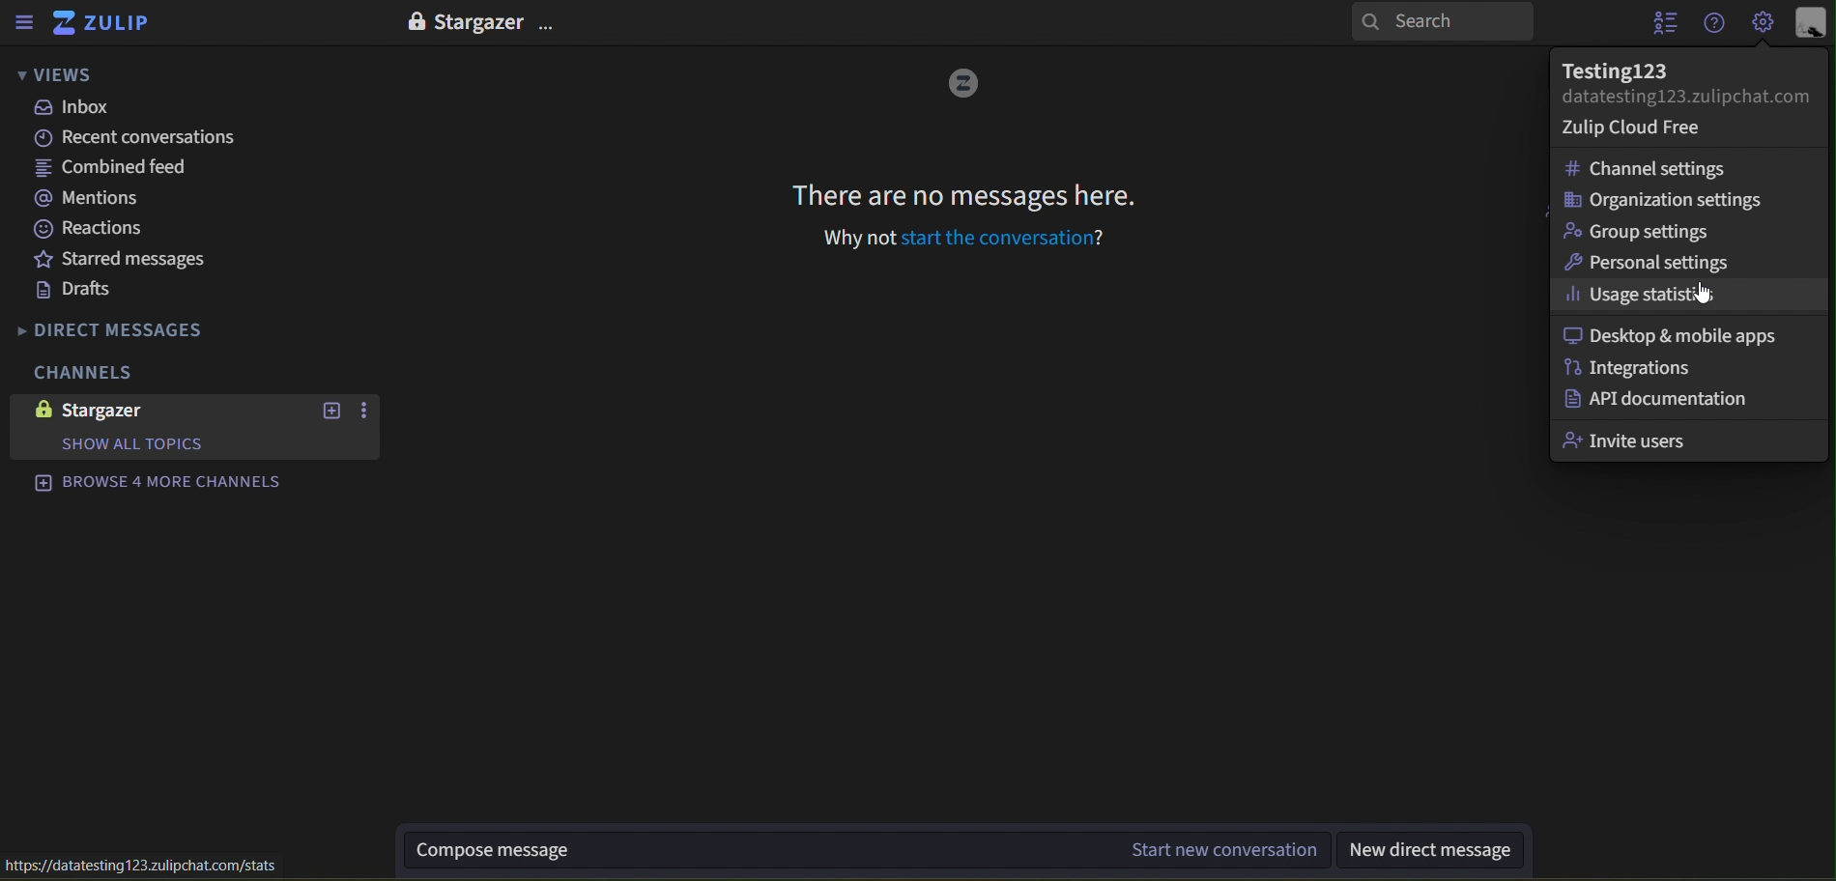 Image resolution: width=1836 pixels, height=881 pixels. I want to click on drafts, so click(78, 293).